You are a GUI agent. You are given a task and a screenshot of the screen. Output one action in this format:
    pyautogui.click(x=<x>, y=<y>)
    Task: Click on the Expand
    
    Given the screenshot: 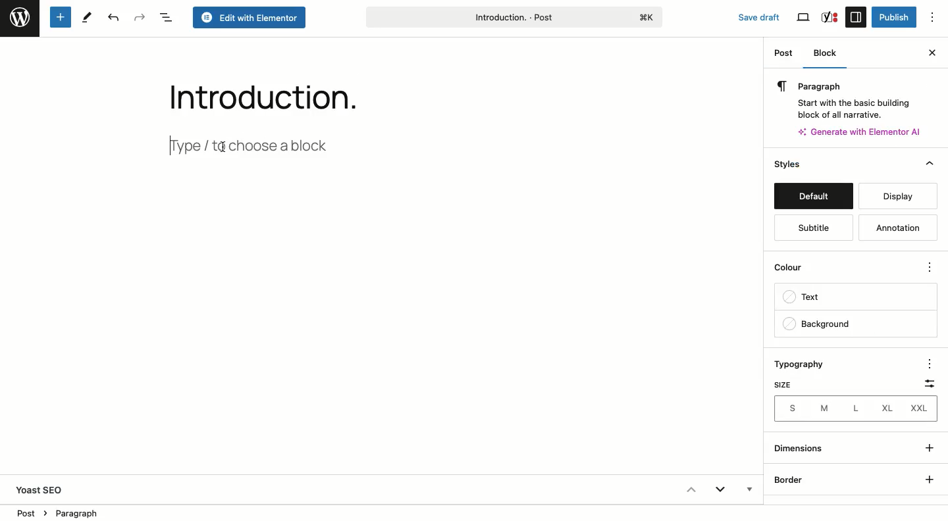 What is the action you would take?
    pyautogui.click(x=720, y=491)
    